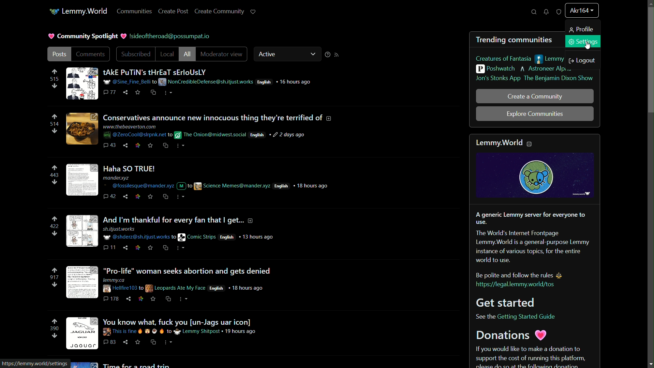 This screenshot has width=654, height=368. Describe the element at coordinates (497, 79) in the screenshot. I see `jon's stonks app` at that location.